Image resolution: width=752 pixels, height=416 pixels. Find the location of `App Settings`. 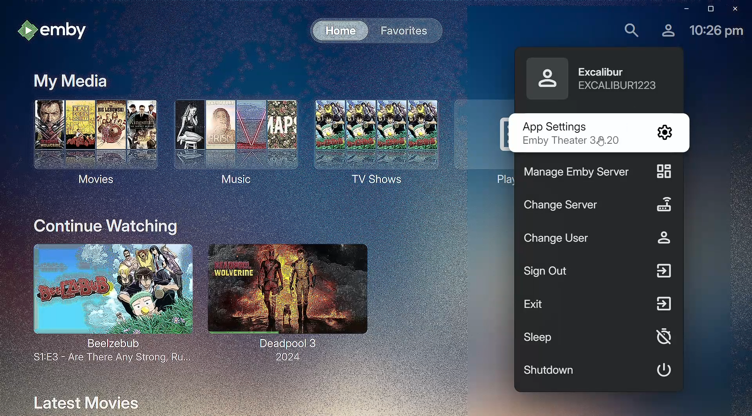

App Settings is located at coordinates (594, 125).